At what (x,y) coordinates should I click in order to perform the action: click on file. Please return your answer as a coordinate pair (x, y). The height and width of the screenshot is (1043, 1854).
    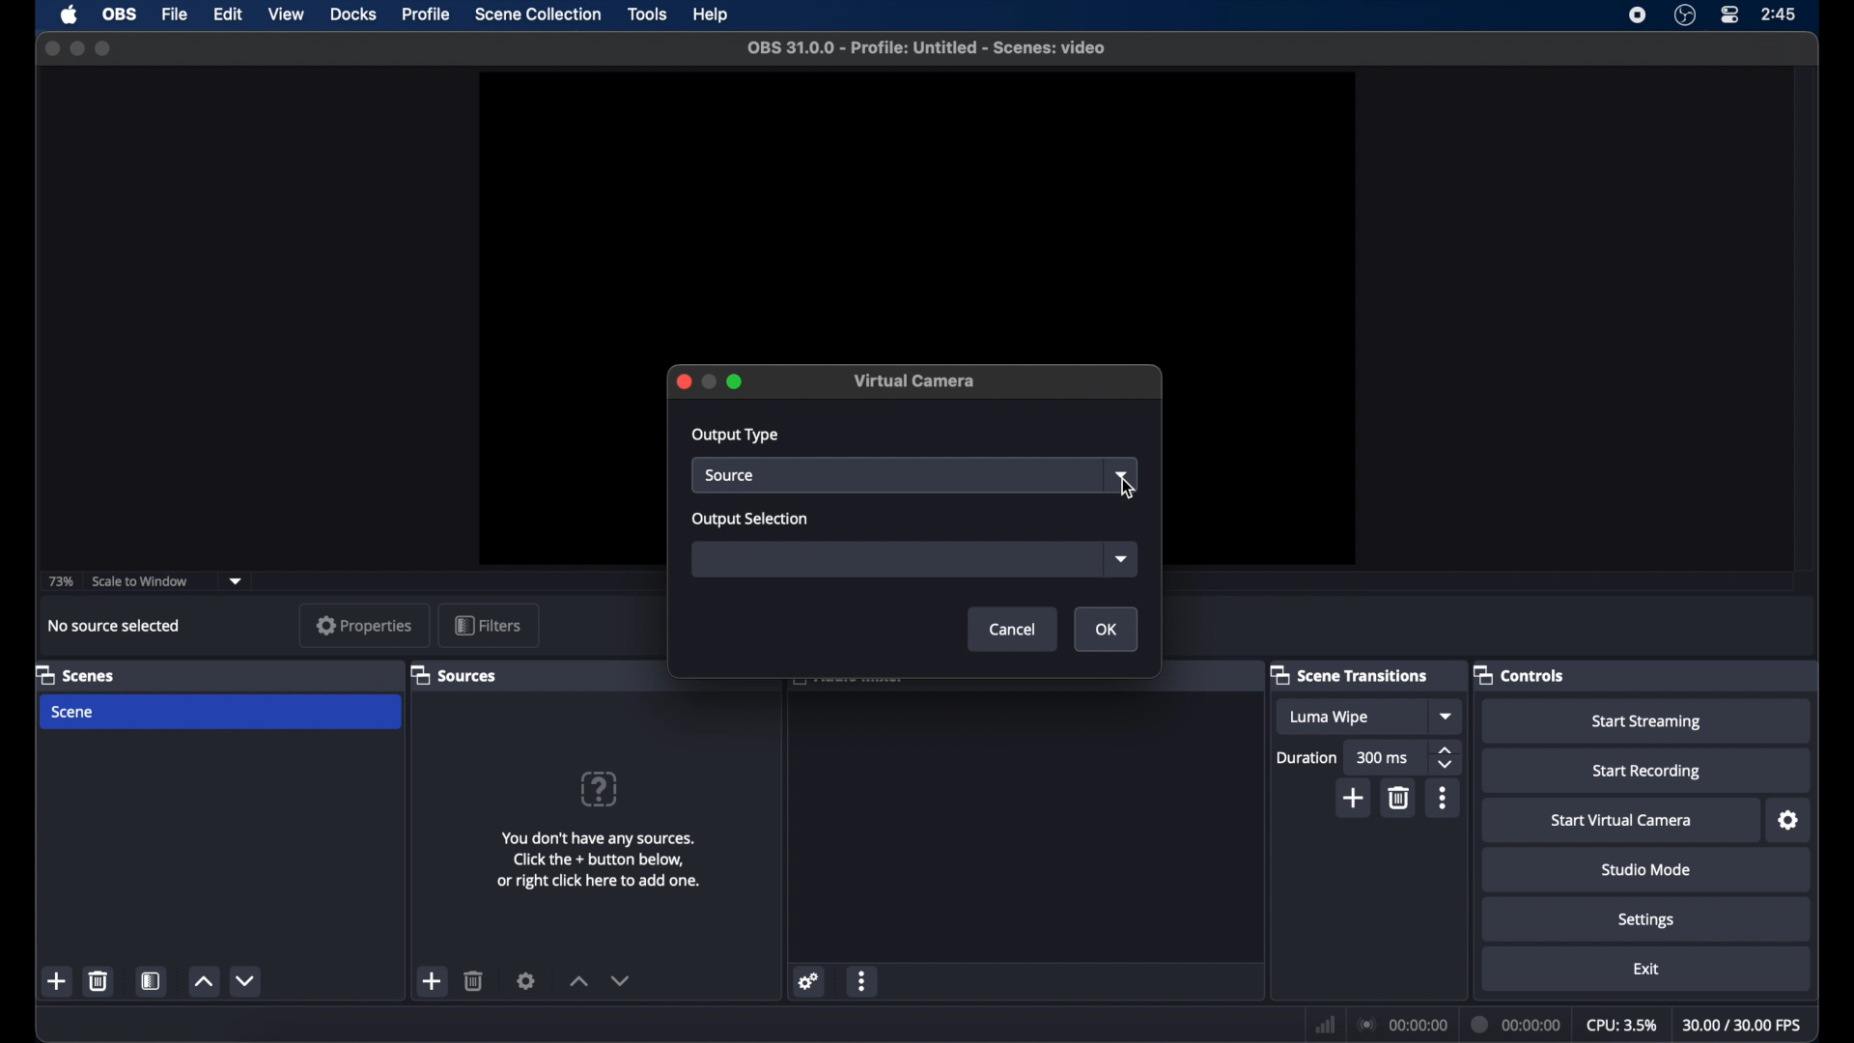
    Looking at the image, I should click on (175, 15).